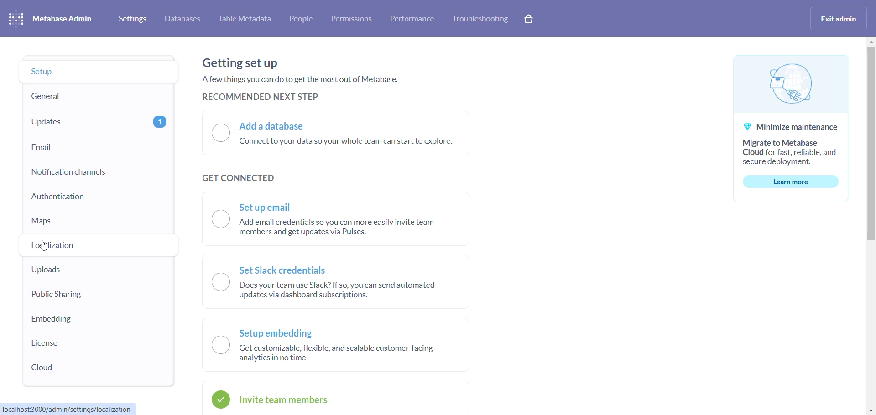 The width and height of the screenshot is (876, 415). What do you see at coordinates (303, 81) in the screenshot?
I see `Getting set up
Afew things you can do to get the most out of Metabase.
RECOMMENDED NEXT STEP` at bounding box center [303, 81].